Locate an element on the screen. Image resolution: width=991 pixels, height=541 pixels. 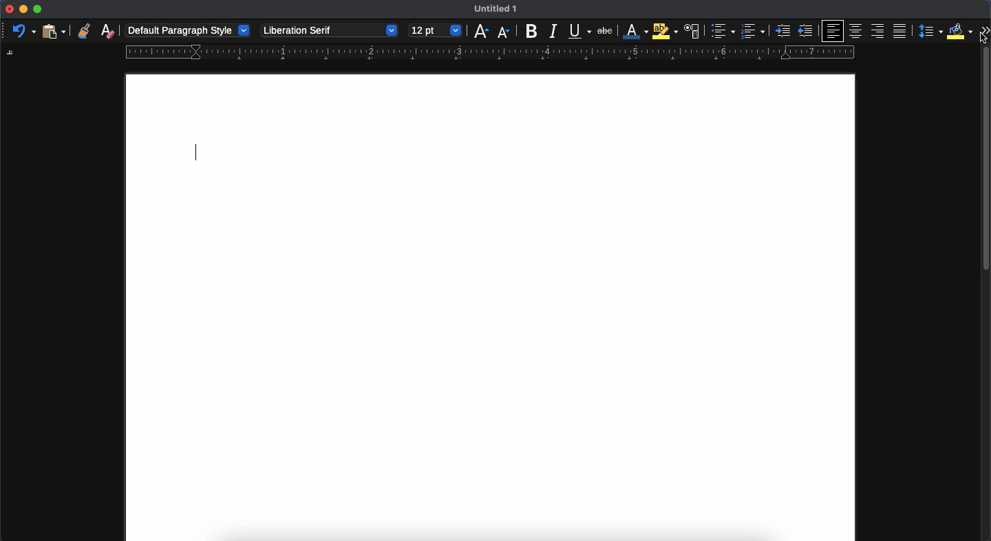
cursor is located at coordinates (983, 40).